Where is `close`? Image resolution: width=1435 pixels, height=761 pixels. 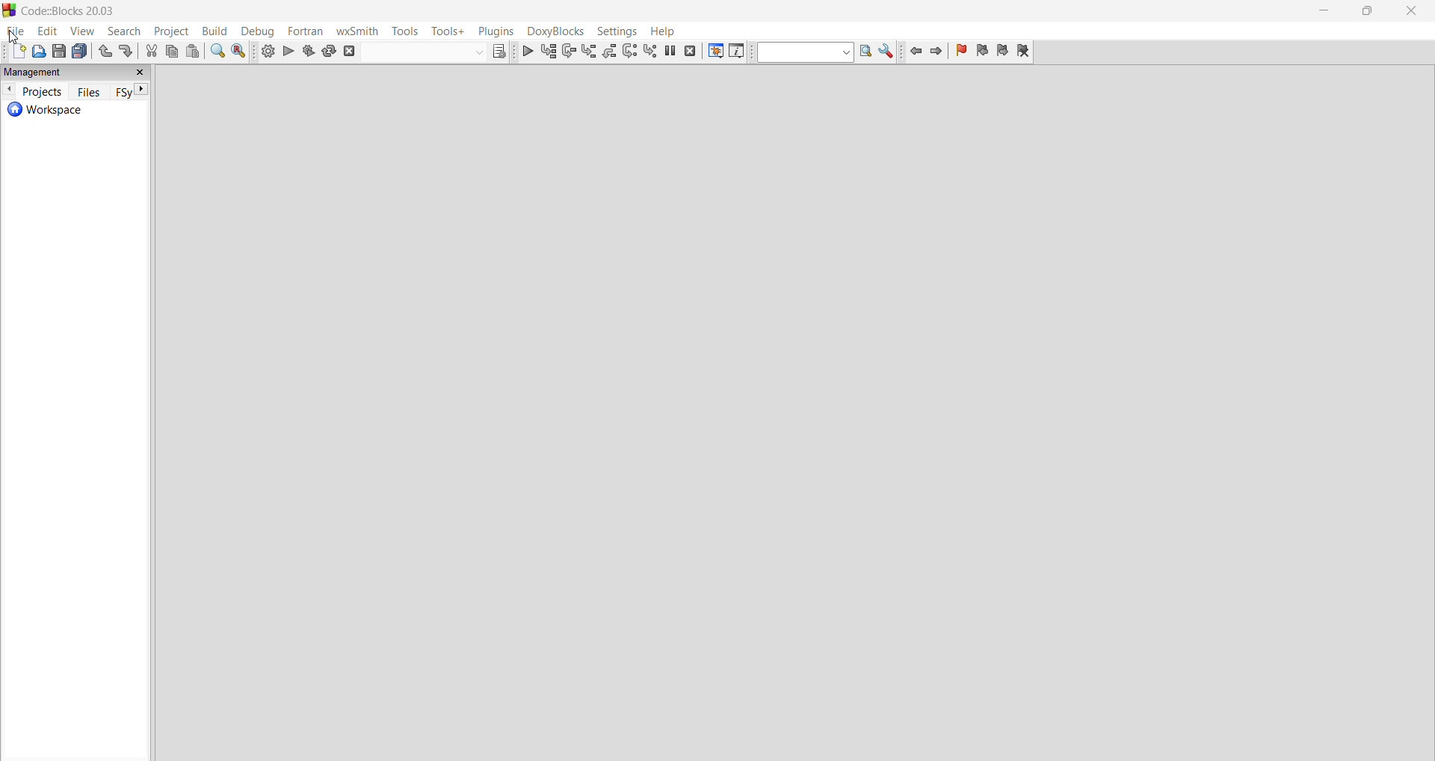
close is located at coordinates (1413, 9).